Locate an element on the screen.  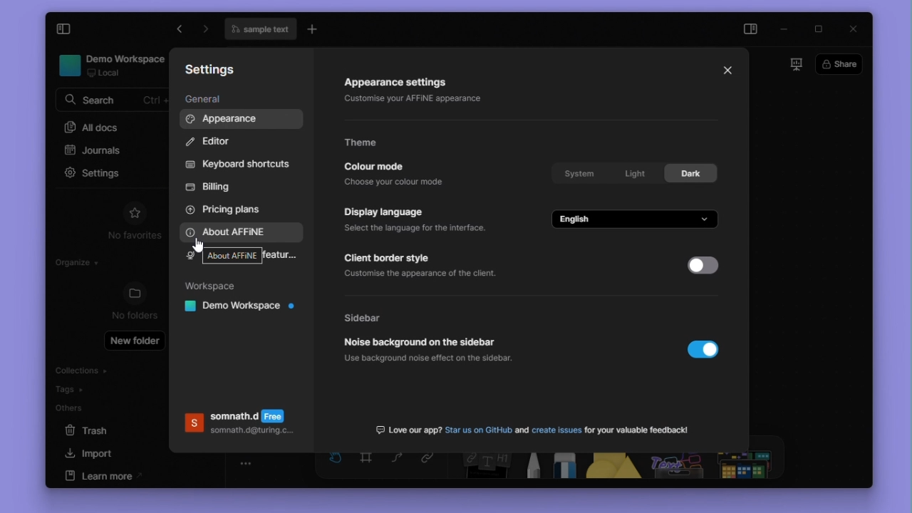
Close is located at coordinates (727, 68).